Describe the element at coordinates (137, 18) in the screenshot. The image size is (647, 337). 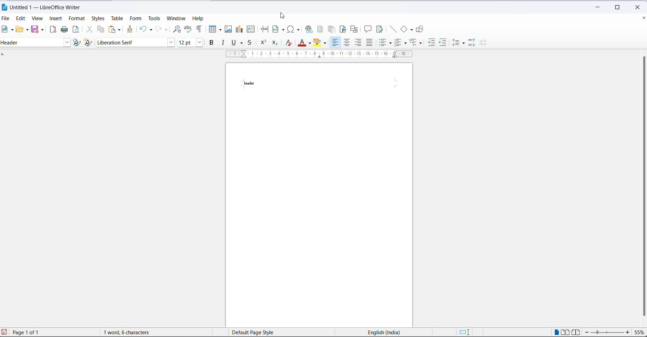
I see `form` at that location.